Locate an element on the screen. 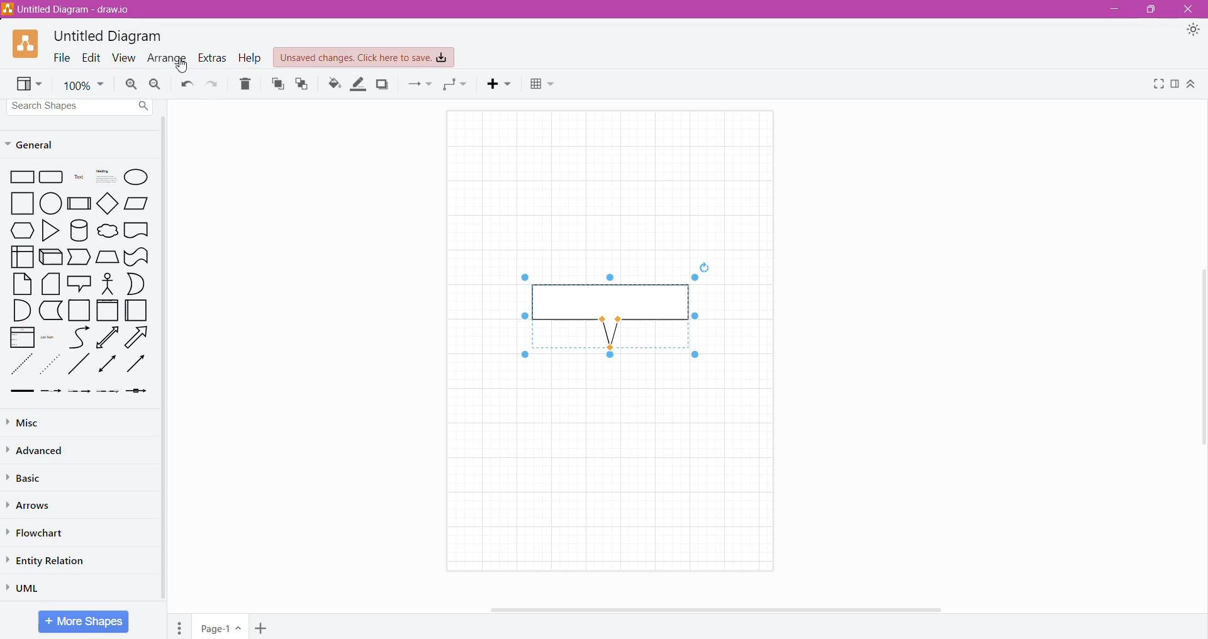 The height and width of the screenshot is (639, 1208). frame is located at coordinates (108, 310).